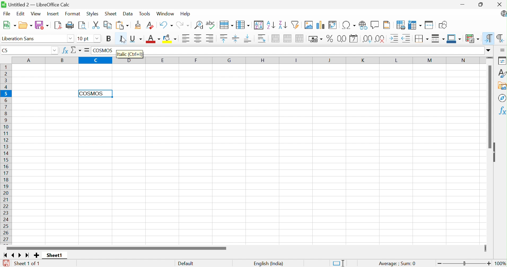 Image resolution: width=507 pixels, height=267 pixels. Describe the element at coordinates (42, 25) in the screenshot. I see `Save` at that location.